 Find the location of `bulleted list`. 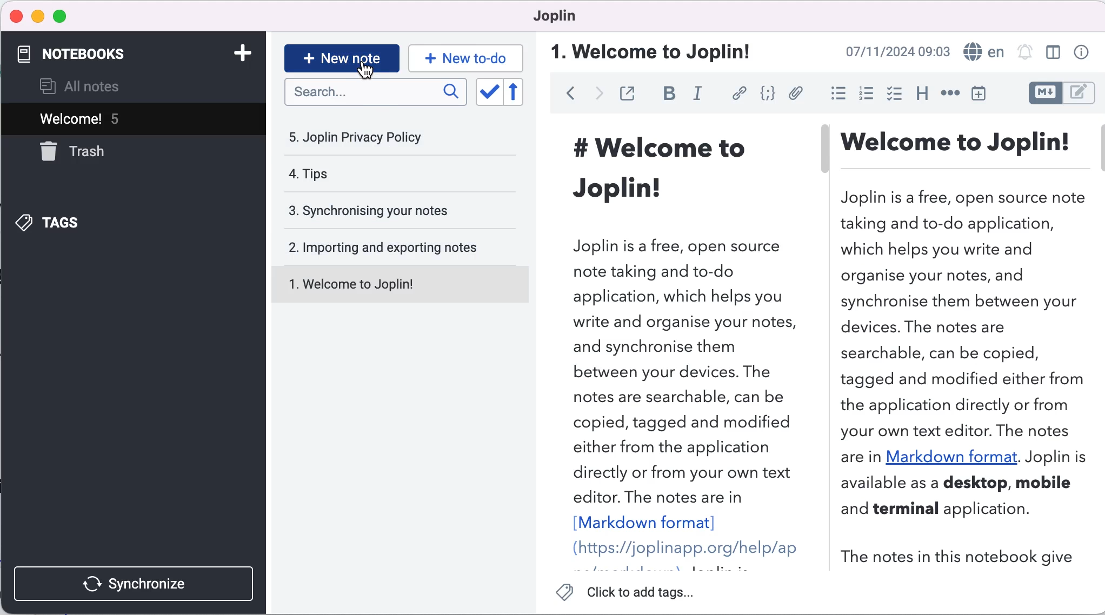

bulleted list is located at coordinates (834, 93).